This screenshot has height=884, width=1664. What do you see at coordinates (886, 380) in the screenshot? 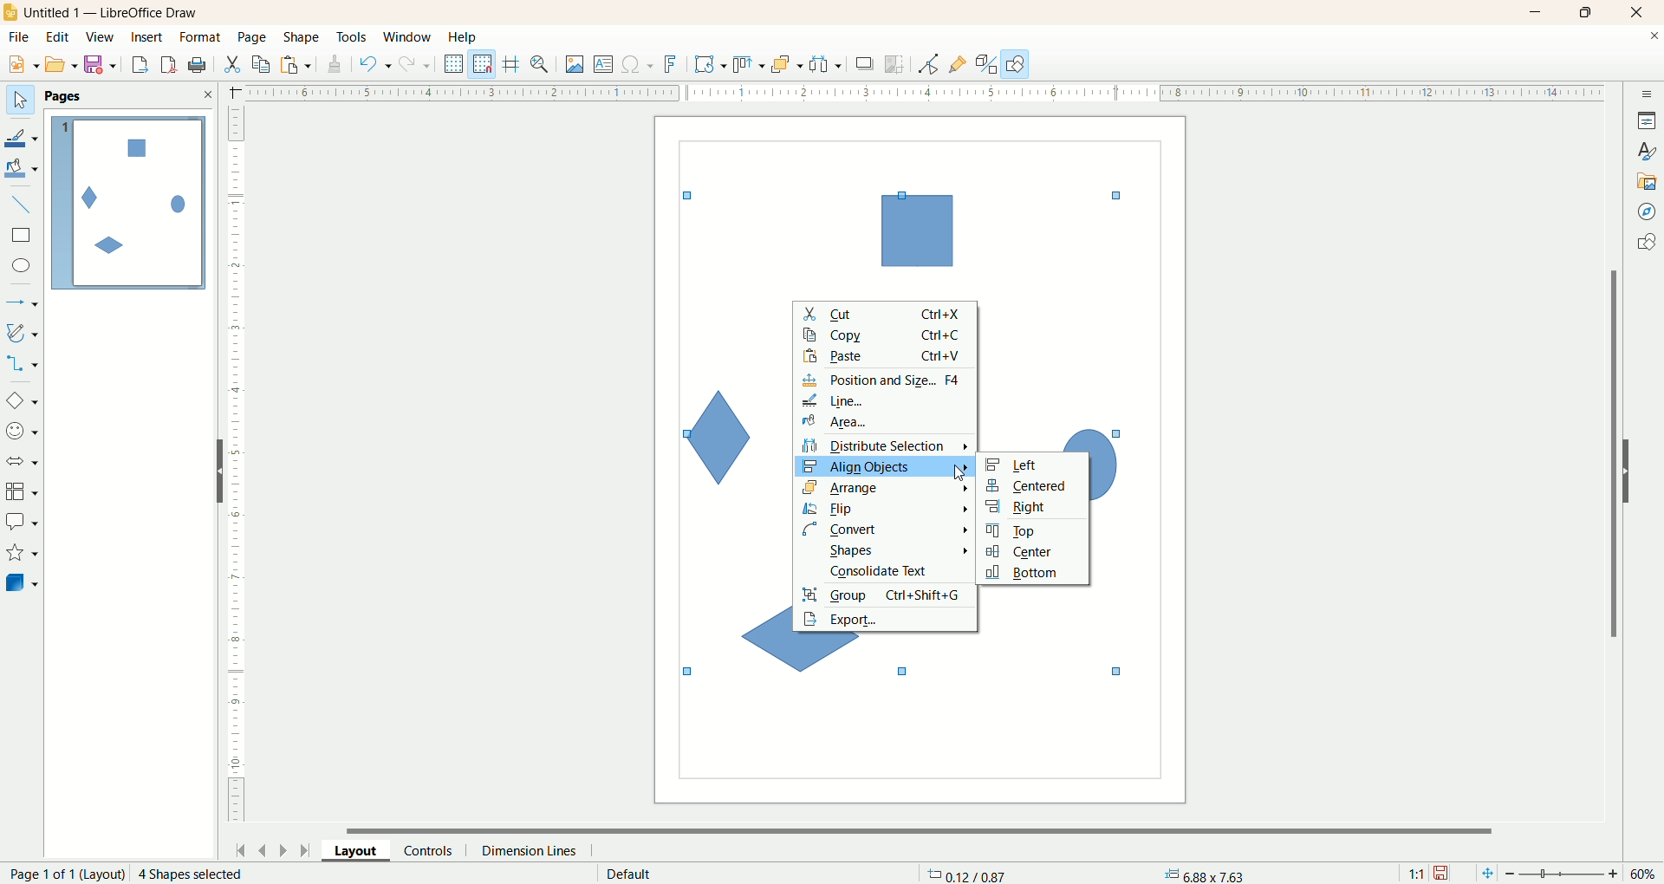
I see `position and size` at bounding box center [886, 380].